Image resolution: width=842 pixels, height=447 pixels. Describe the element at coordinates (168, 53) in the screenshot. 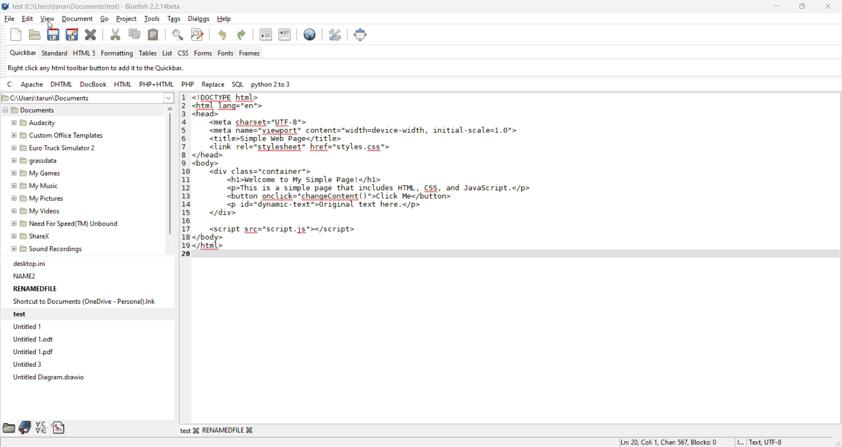

I see `list` at that location.